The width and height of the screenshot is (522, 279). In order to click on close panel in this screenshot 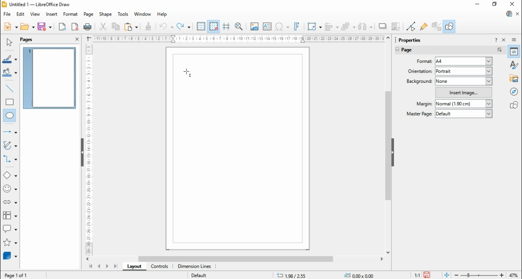, I will do `click(77, 39)`.